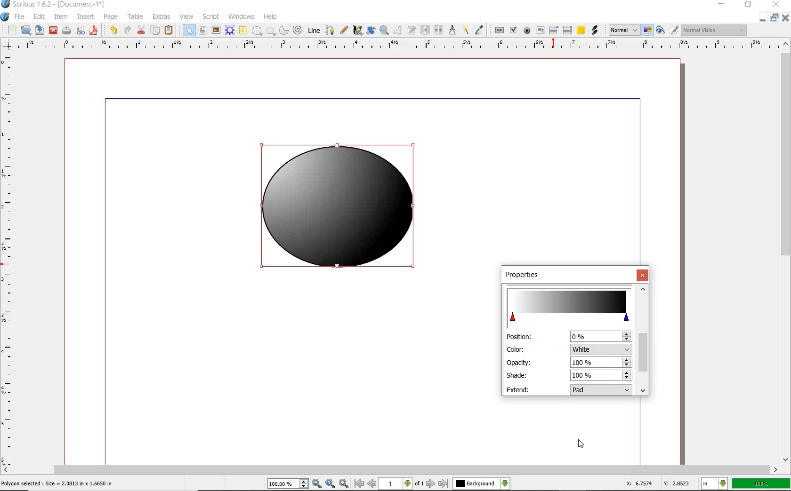 The height and width of the screenshot is (491, 791). I want to click on TEXT FRAME, so click(202, 30).